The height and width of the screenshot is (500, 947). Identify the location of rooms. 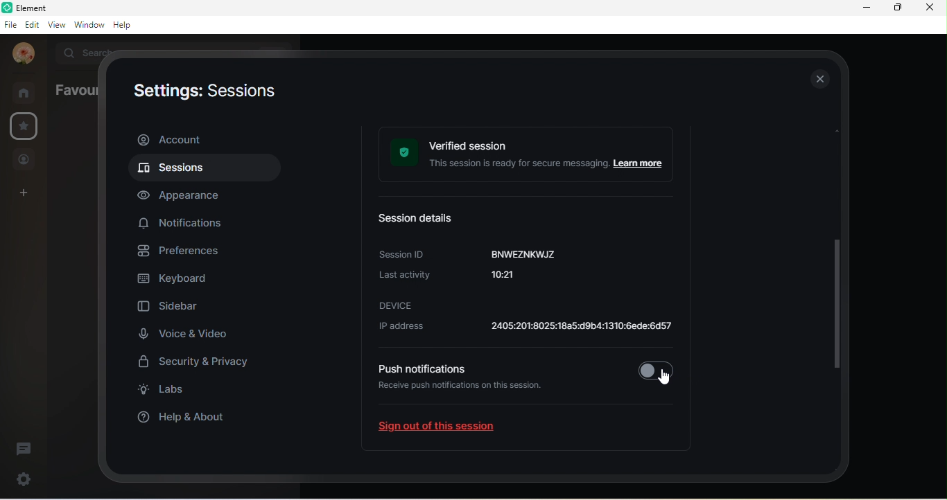
(27, 92).